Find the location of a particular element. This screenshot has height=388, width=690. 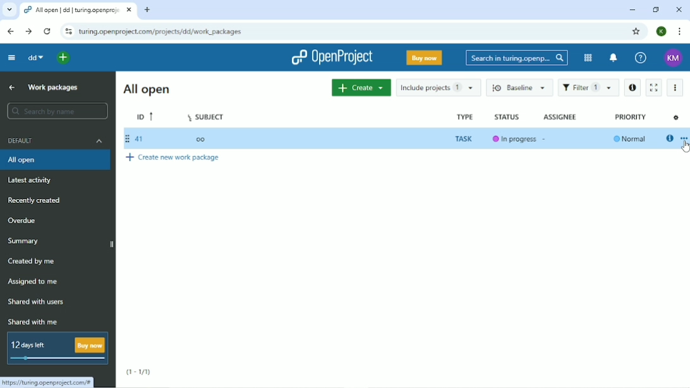

Summary is located at coordinates (25, 241).